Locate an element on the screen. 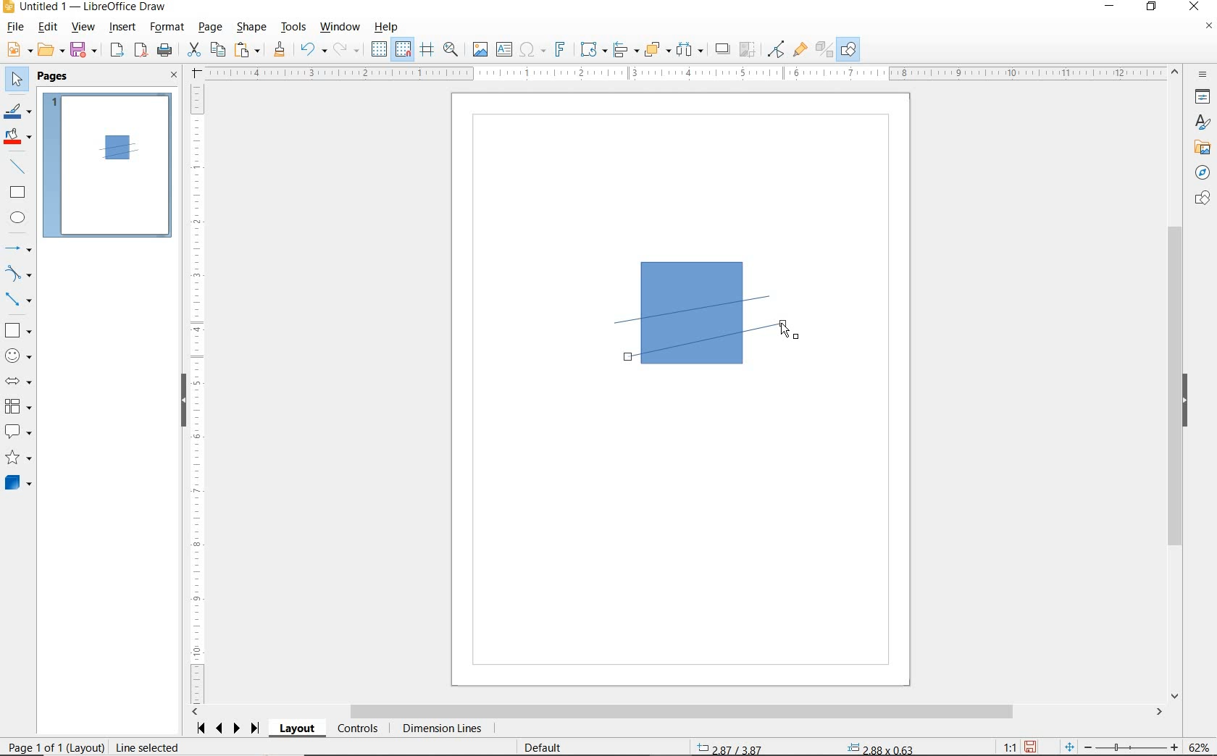 The image size is (1217, 756). SHOW GLUEPOINT FUNCTIONS is located at coordinates (799, 49).